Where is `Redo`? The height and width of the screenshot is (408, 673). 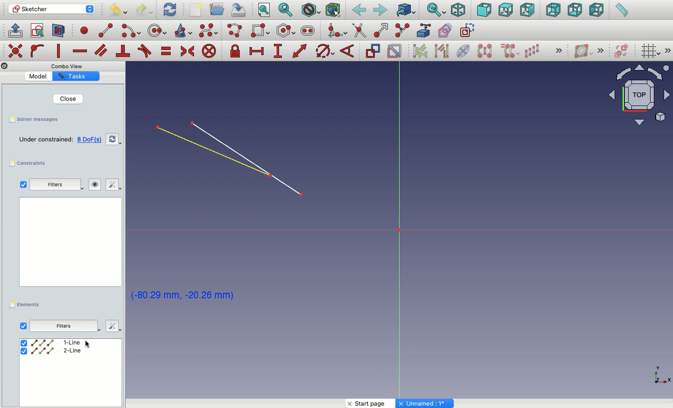 Redo is located at coordinates (145, 10).